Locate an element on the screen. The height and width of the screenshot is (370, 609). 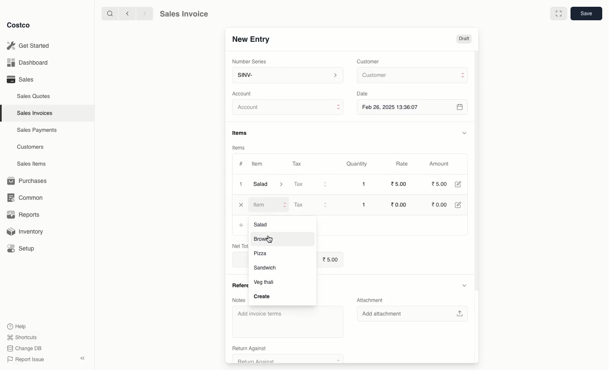
Items is located at coordinates (243, 133).